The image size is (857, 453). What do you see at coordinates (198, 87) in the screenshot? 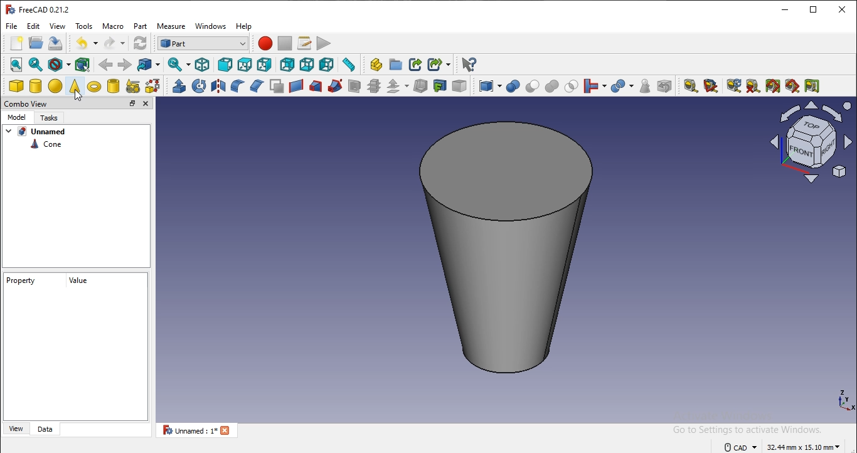
I see `revolve` at bounding box center [198, 87].